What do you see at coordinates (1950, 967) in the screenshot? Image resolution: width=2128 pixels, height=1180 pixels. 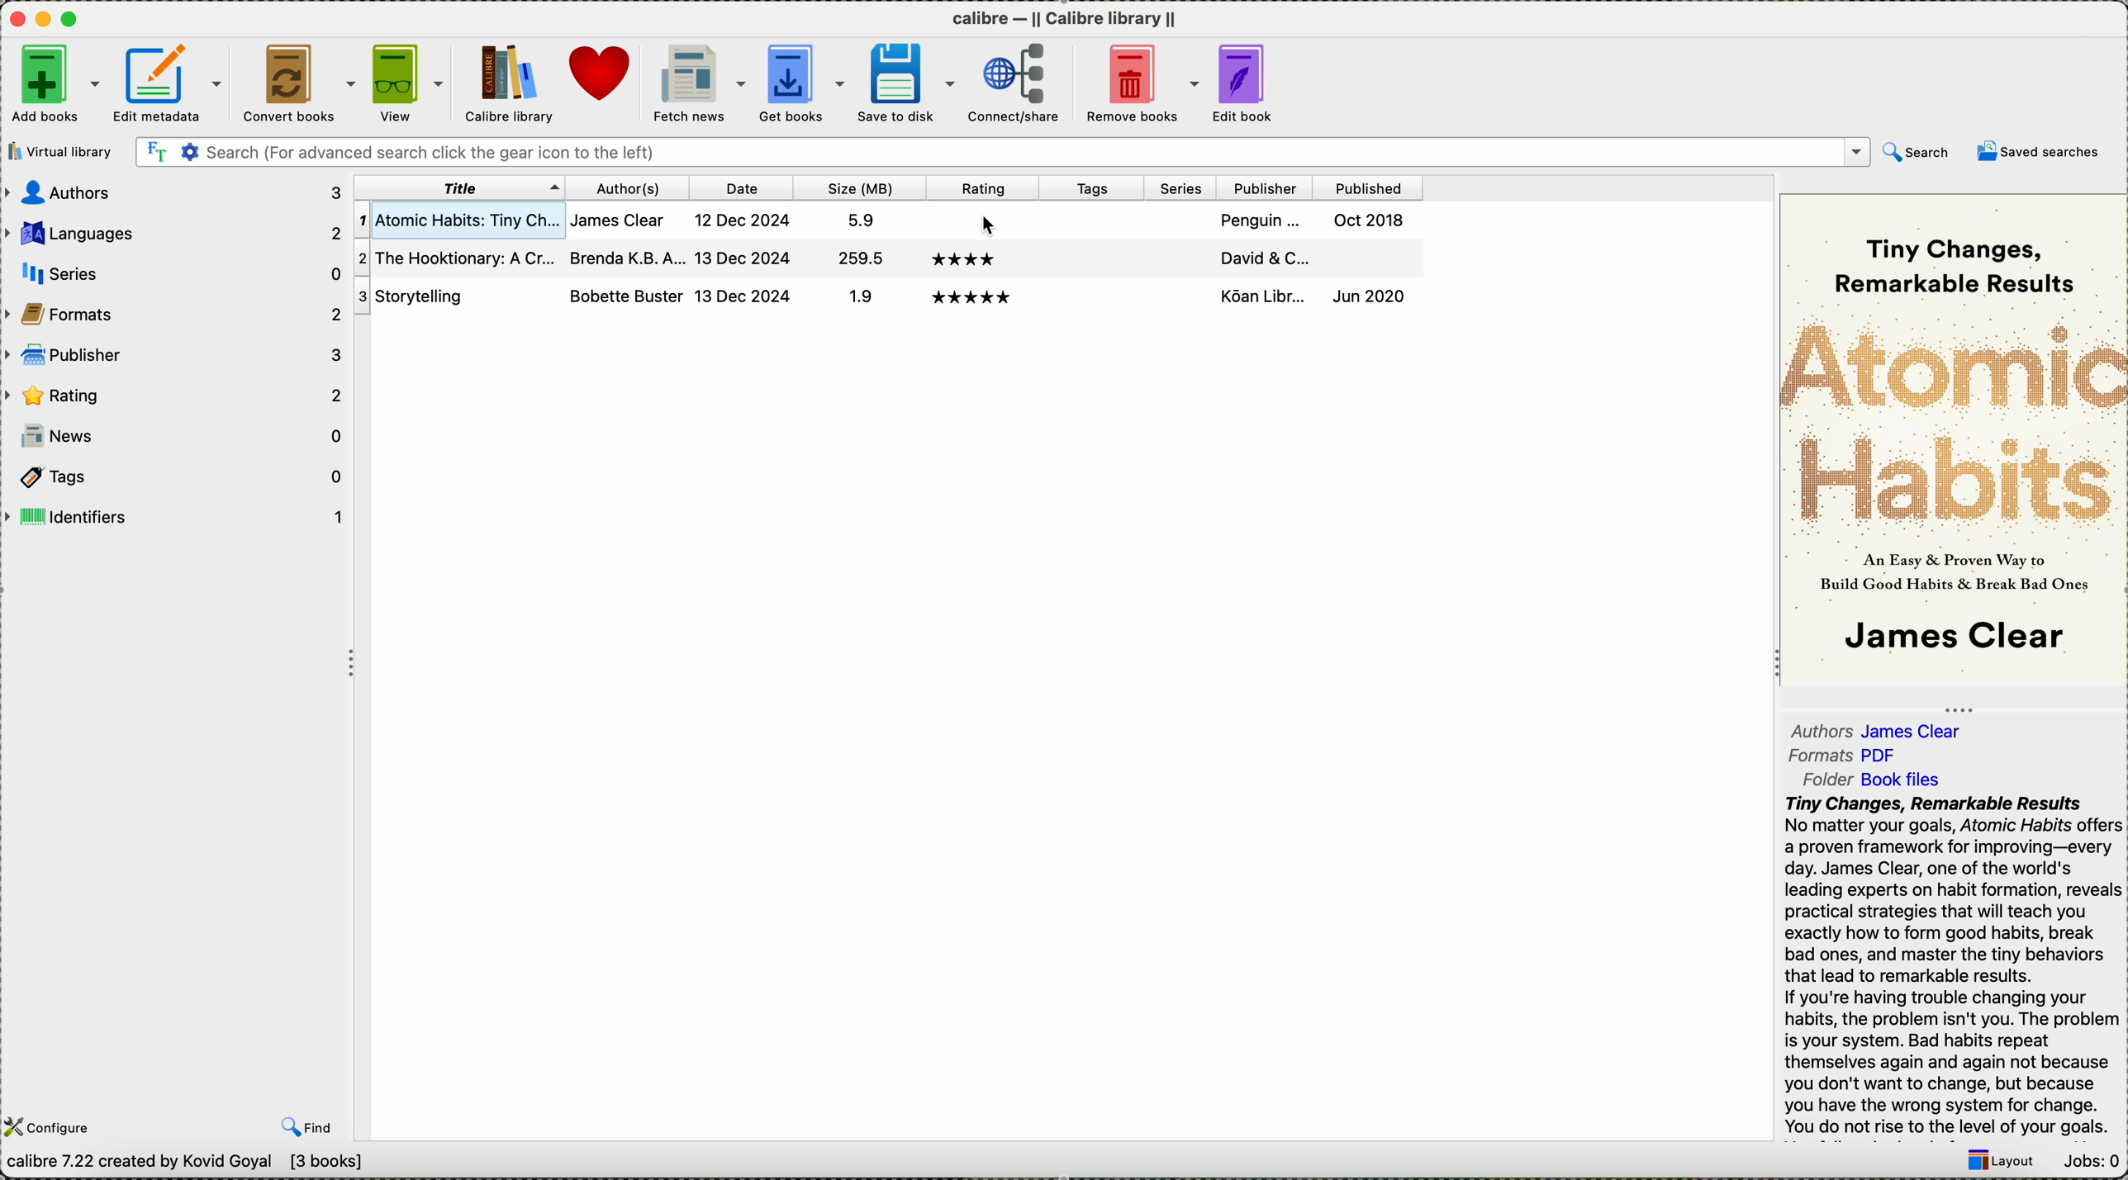 I see `Tiny Changes, Remarkable Results

No matter your goals, Atomic Habits offers
a proven framework for improving—every
day. James Clear, one of the world's
leading experts on habit formation, reveals
practical strategies that will teach you
exactly how to form good habits, break
bad ones, and master the tiny behaviors
that lead to remarkable results.

If you're having trouble changing your
habits, the problem isn't you. The problem
is your system. Bad habits repeat
themselves again and again not because
you don't want to change, but because
you have the wrong system for change.
You do not rise to the level of your goals.` at bounding box center [1950, 967].